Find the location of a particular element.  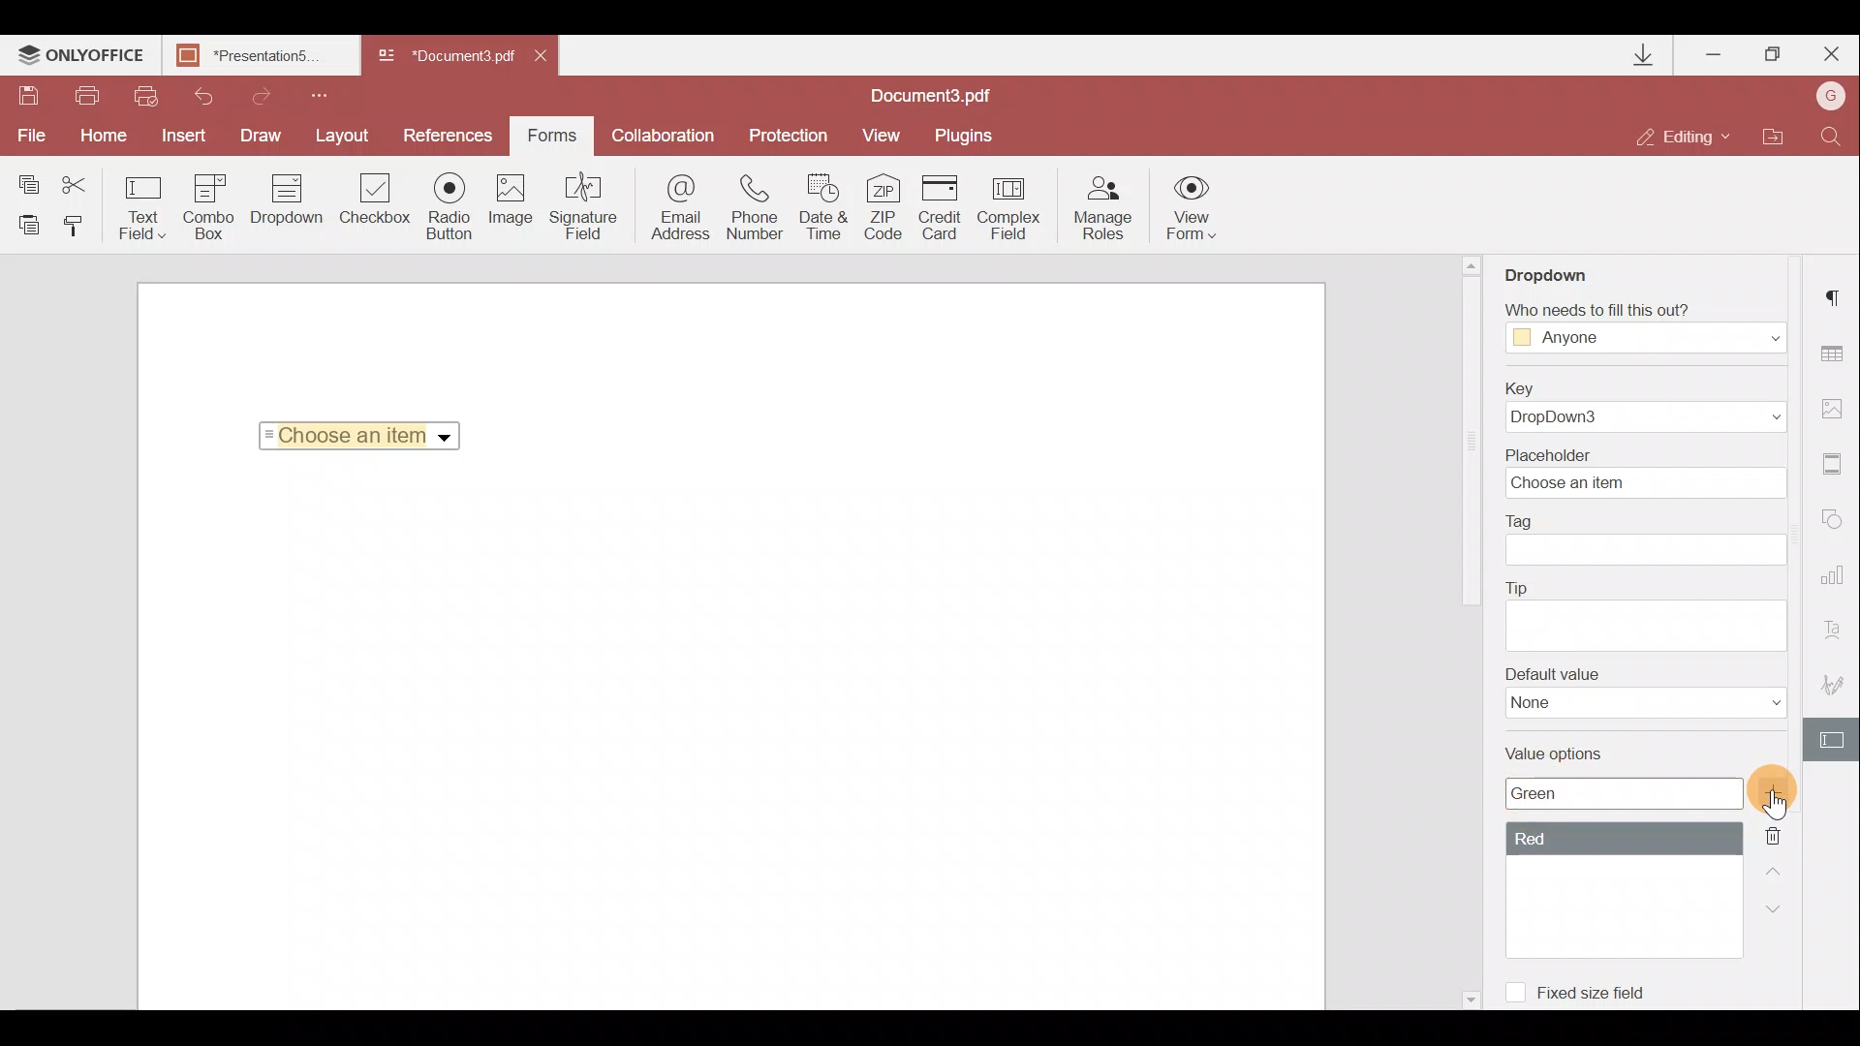

Customize quick access toolbar is located at coordinates (326, 95).